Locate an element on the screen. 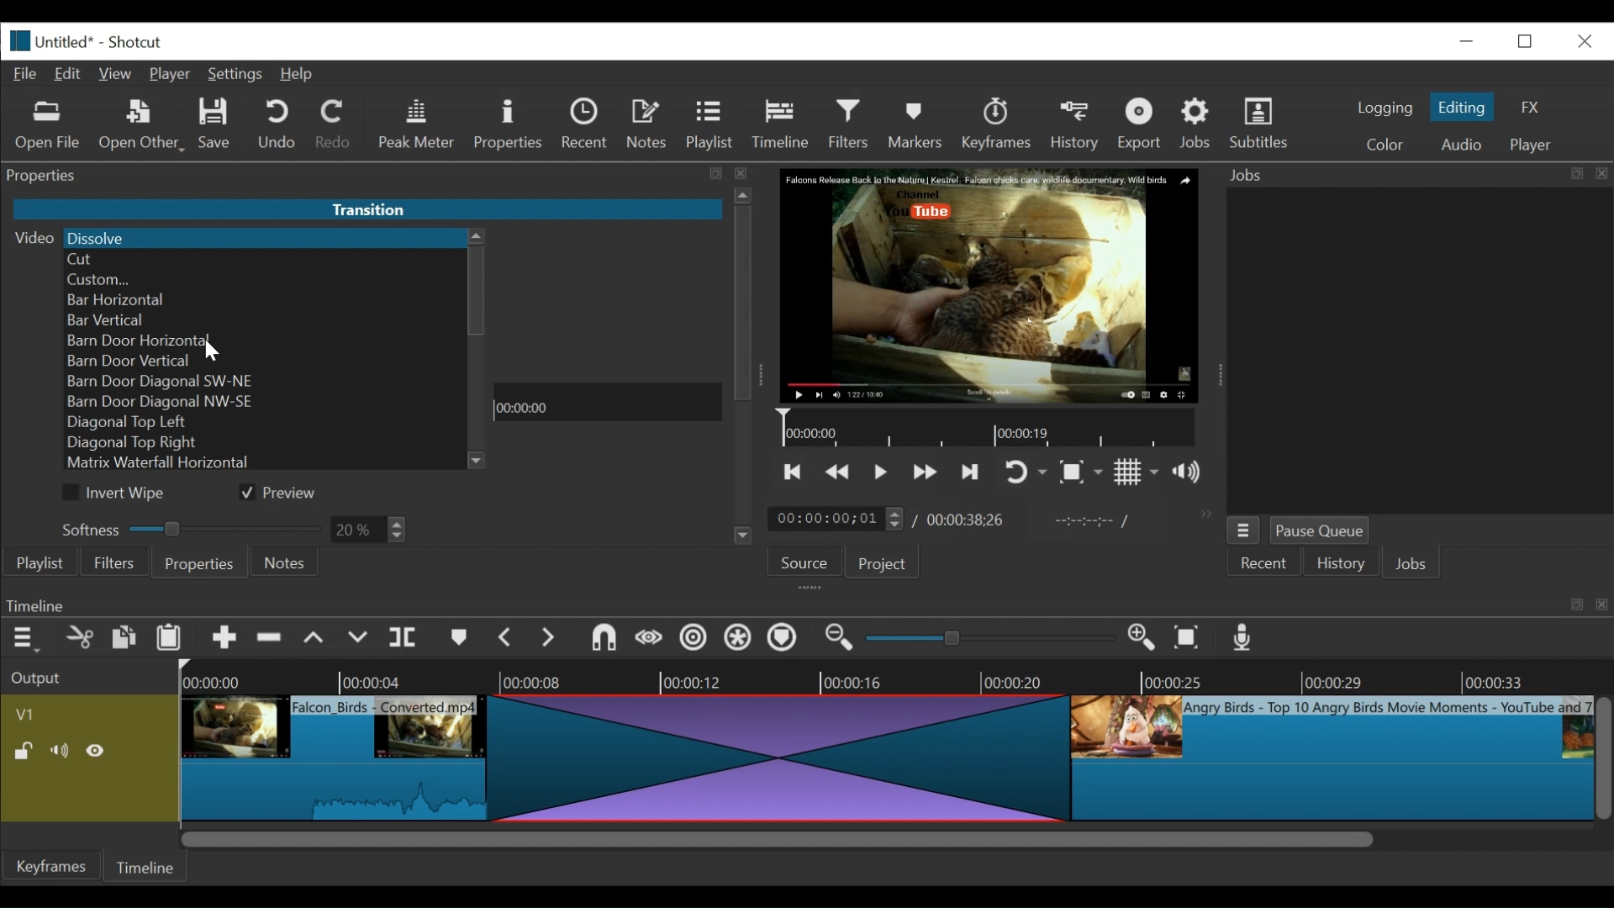 Image resolution: width=1614 pixels, height=908 pixels. Ripple all tracks is located at coordinates (737, 640).